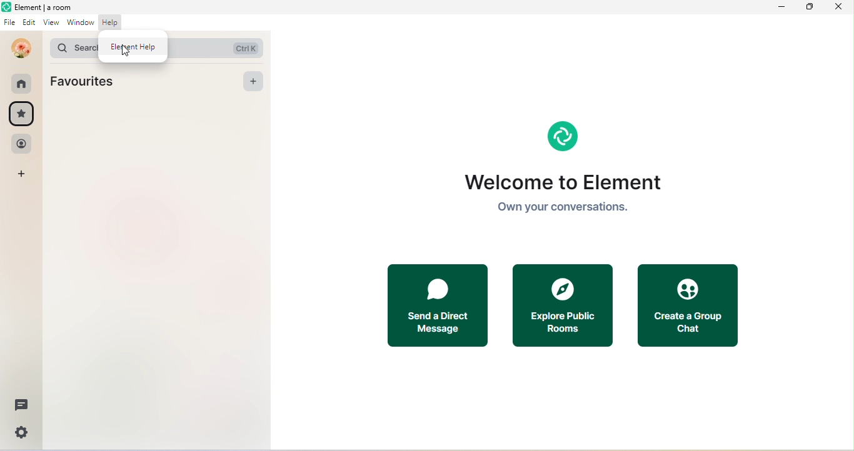  Describe the element at coordinates (783, 7) in the screenshot. I see `minimize` at that location.